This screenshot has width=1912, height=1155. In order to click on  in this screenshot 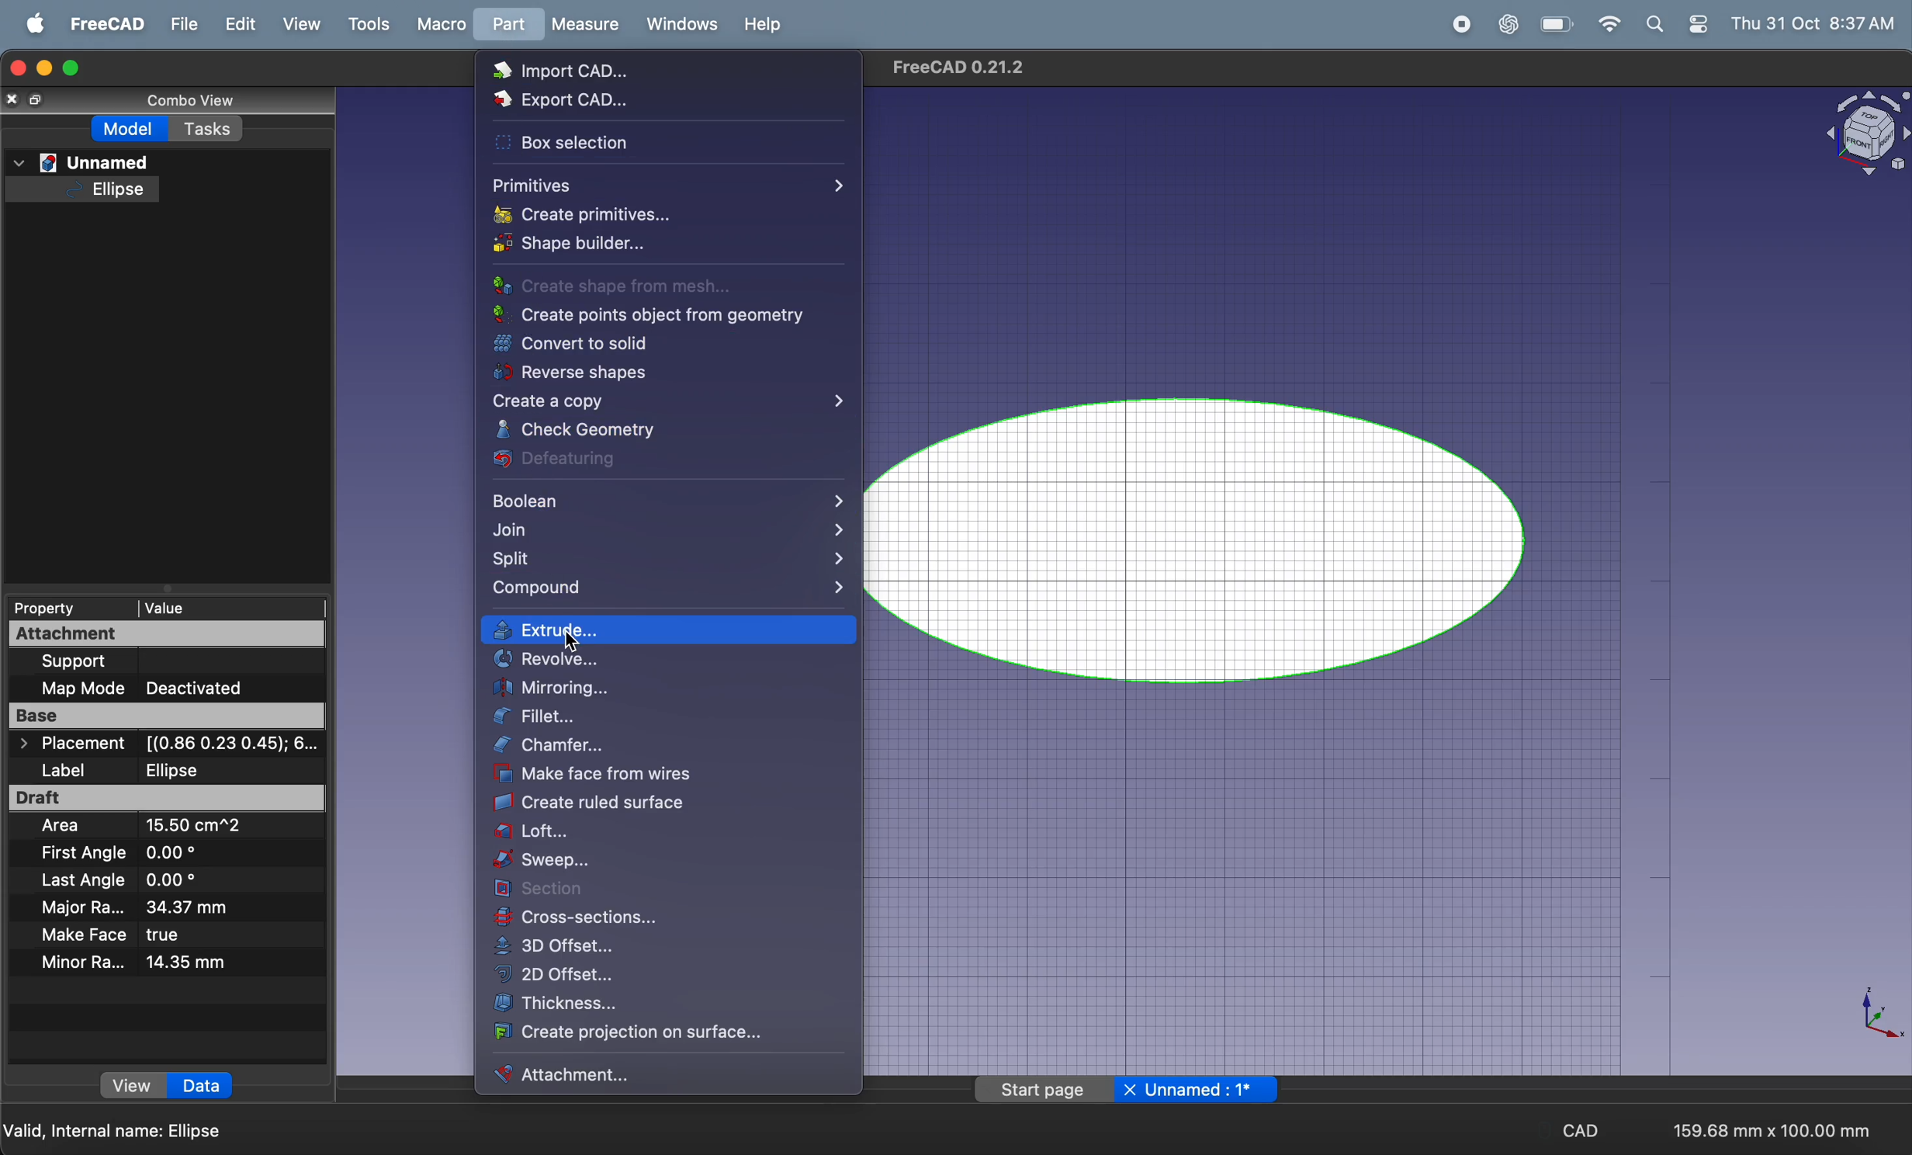, I will do `click(667, 215)`.